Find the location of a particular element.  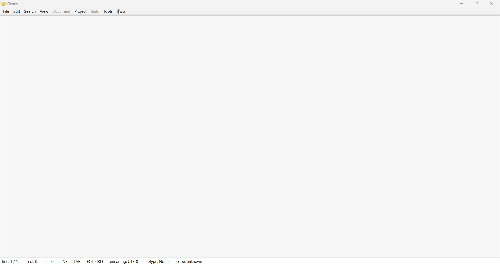

ins is located at coordinates (65, 260).